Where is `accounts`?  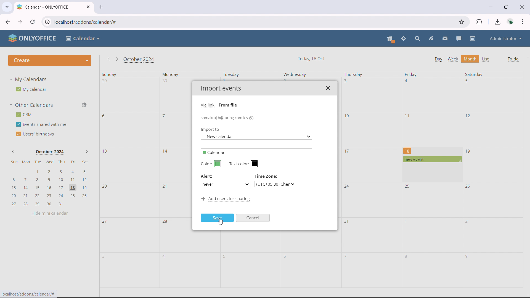
accounts is located at coordinates (511, 22).